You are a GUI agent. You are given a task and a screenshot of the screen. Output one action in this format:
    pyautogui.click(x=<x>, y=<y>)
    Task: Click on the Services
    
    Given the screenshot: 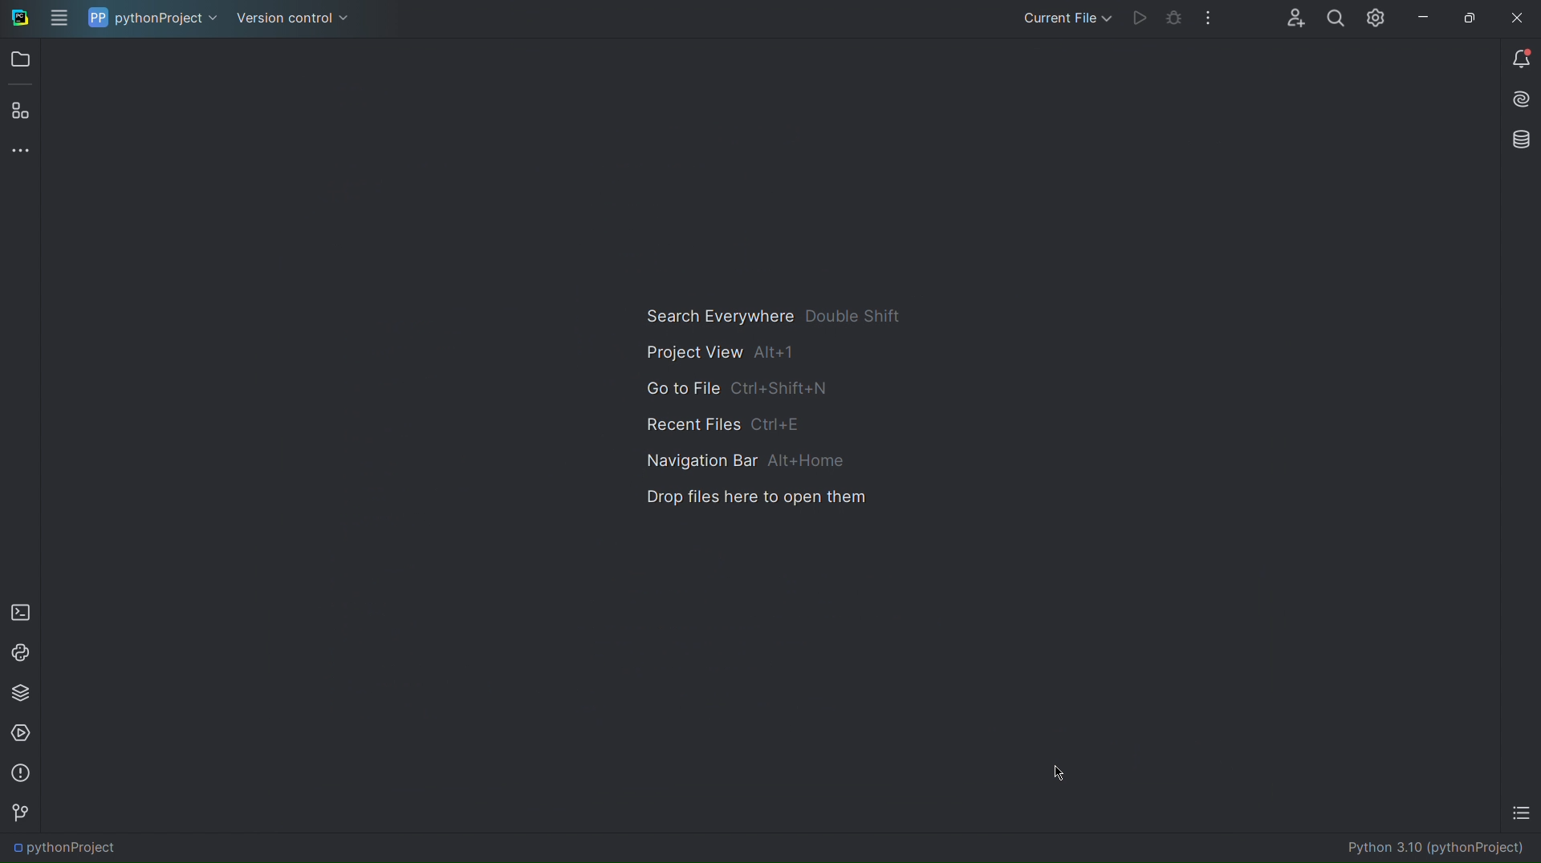 What is the action you would take?
    pyautogui.click(x=22, y=733)
    